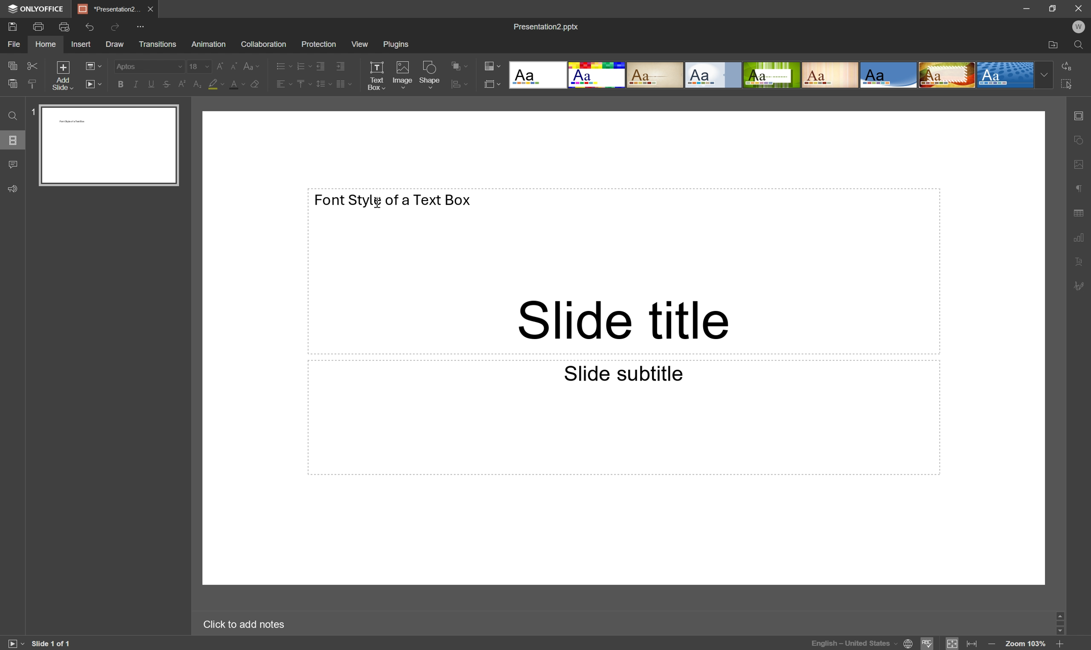 Image resolution: width=1091 pixels, height=650 pixels. Describe the element at coordinates (167, 83) in the screenshot. I see `Strikethrough` at that location.